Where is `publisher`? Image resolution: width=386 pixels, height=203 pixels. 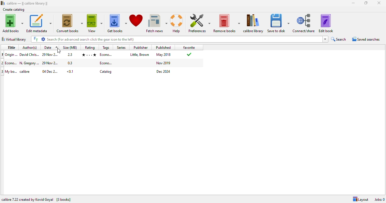 publisher is located at coordinates (141, 47).